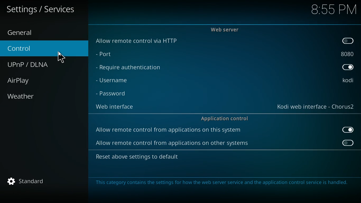 This screenshot has width=361, height=203. What do you see at coordinates (22, 96) in the screenshot?
I see `Weather` at bounding box center [22, 96].